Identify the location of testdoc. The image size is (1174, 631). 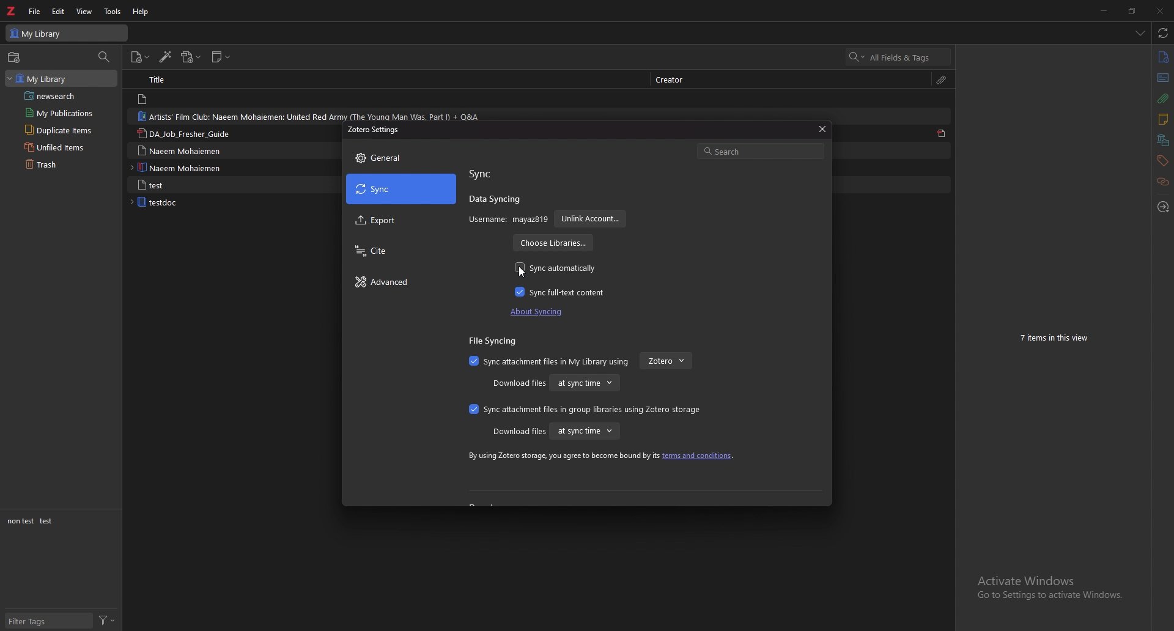
(181, 202).